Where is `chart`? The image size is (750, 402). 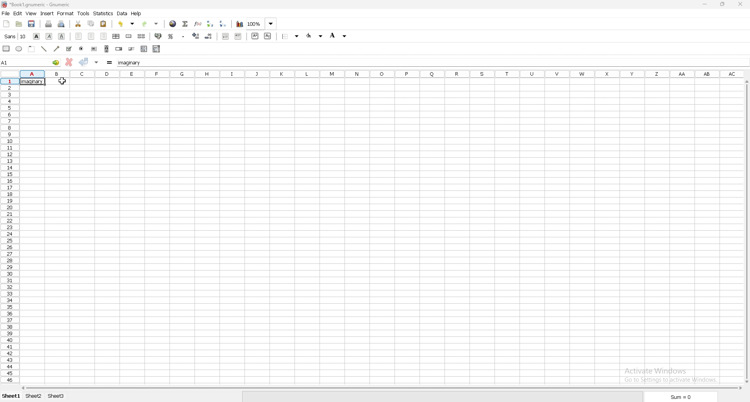 chart is located at coordinates (239, 24).